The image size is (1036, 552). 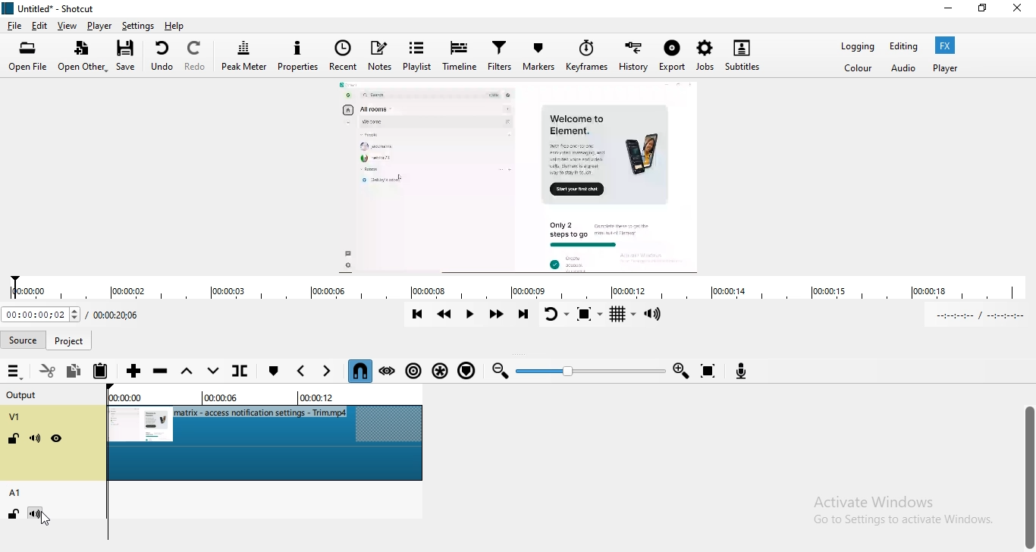 I want to click on cursor, so click(x=49, y=519).